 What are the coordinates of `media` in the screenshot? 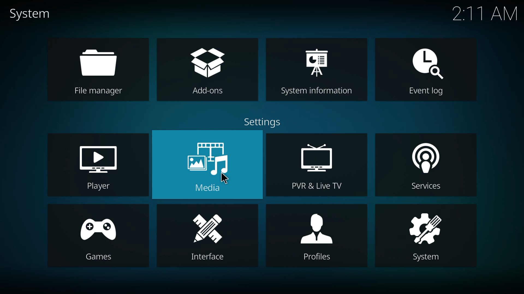 It's located at (210, 165).